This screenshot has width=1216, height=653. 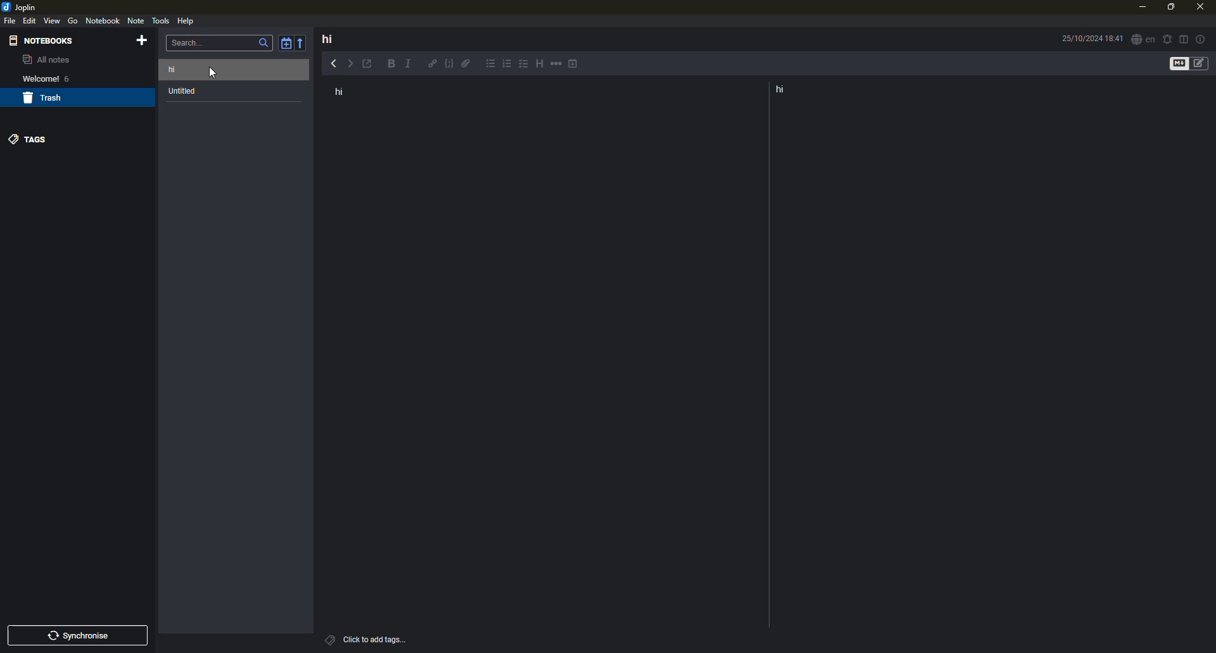 I want to click on heading, so click(x=537, y=64).